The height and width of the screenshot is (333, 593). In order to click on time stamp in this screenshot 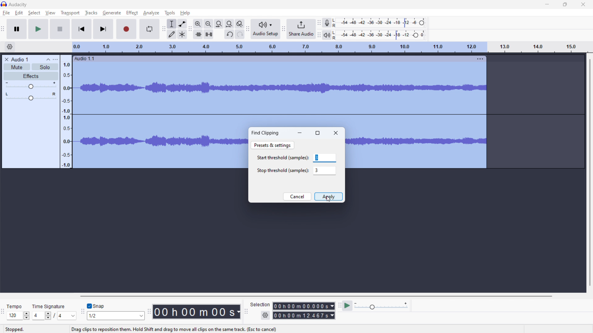, I will do `click(196, 311)`.